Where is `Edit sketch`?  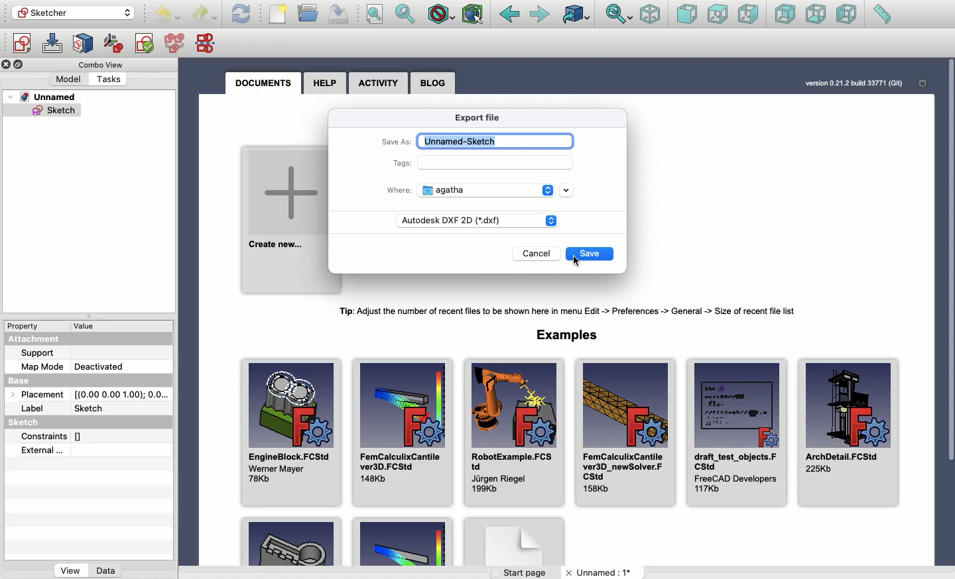 Edit sketch is located at coordinates (54, 44).